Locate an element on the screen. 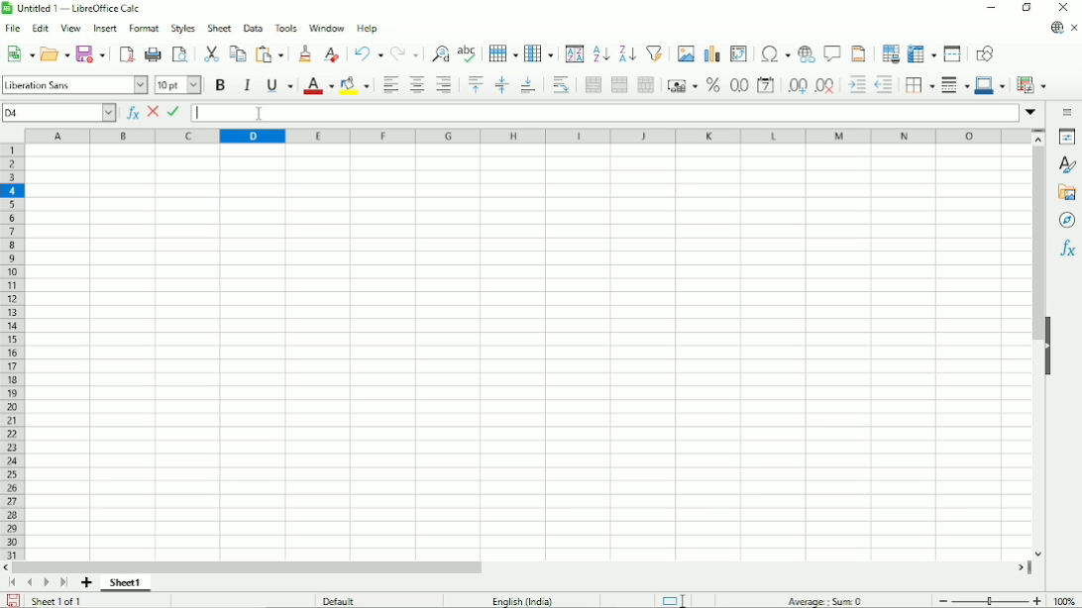  Column is located at coordinates (540, 52).